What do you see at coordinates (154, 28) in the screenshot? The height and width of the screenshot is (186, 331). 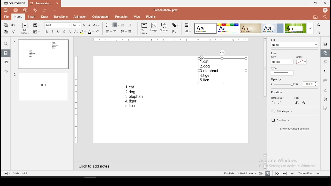 I see `image` at bounding box center [154, 28].